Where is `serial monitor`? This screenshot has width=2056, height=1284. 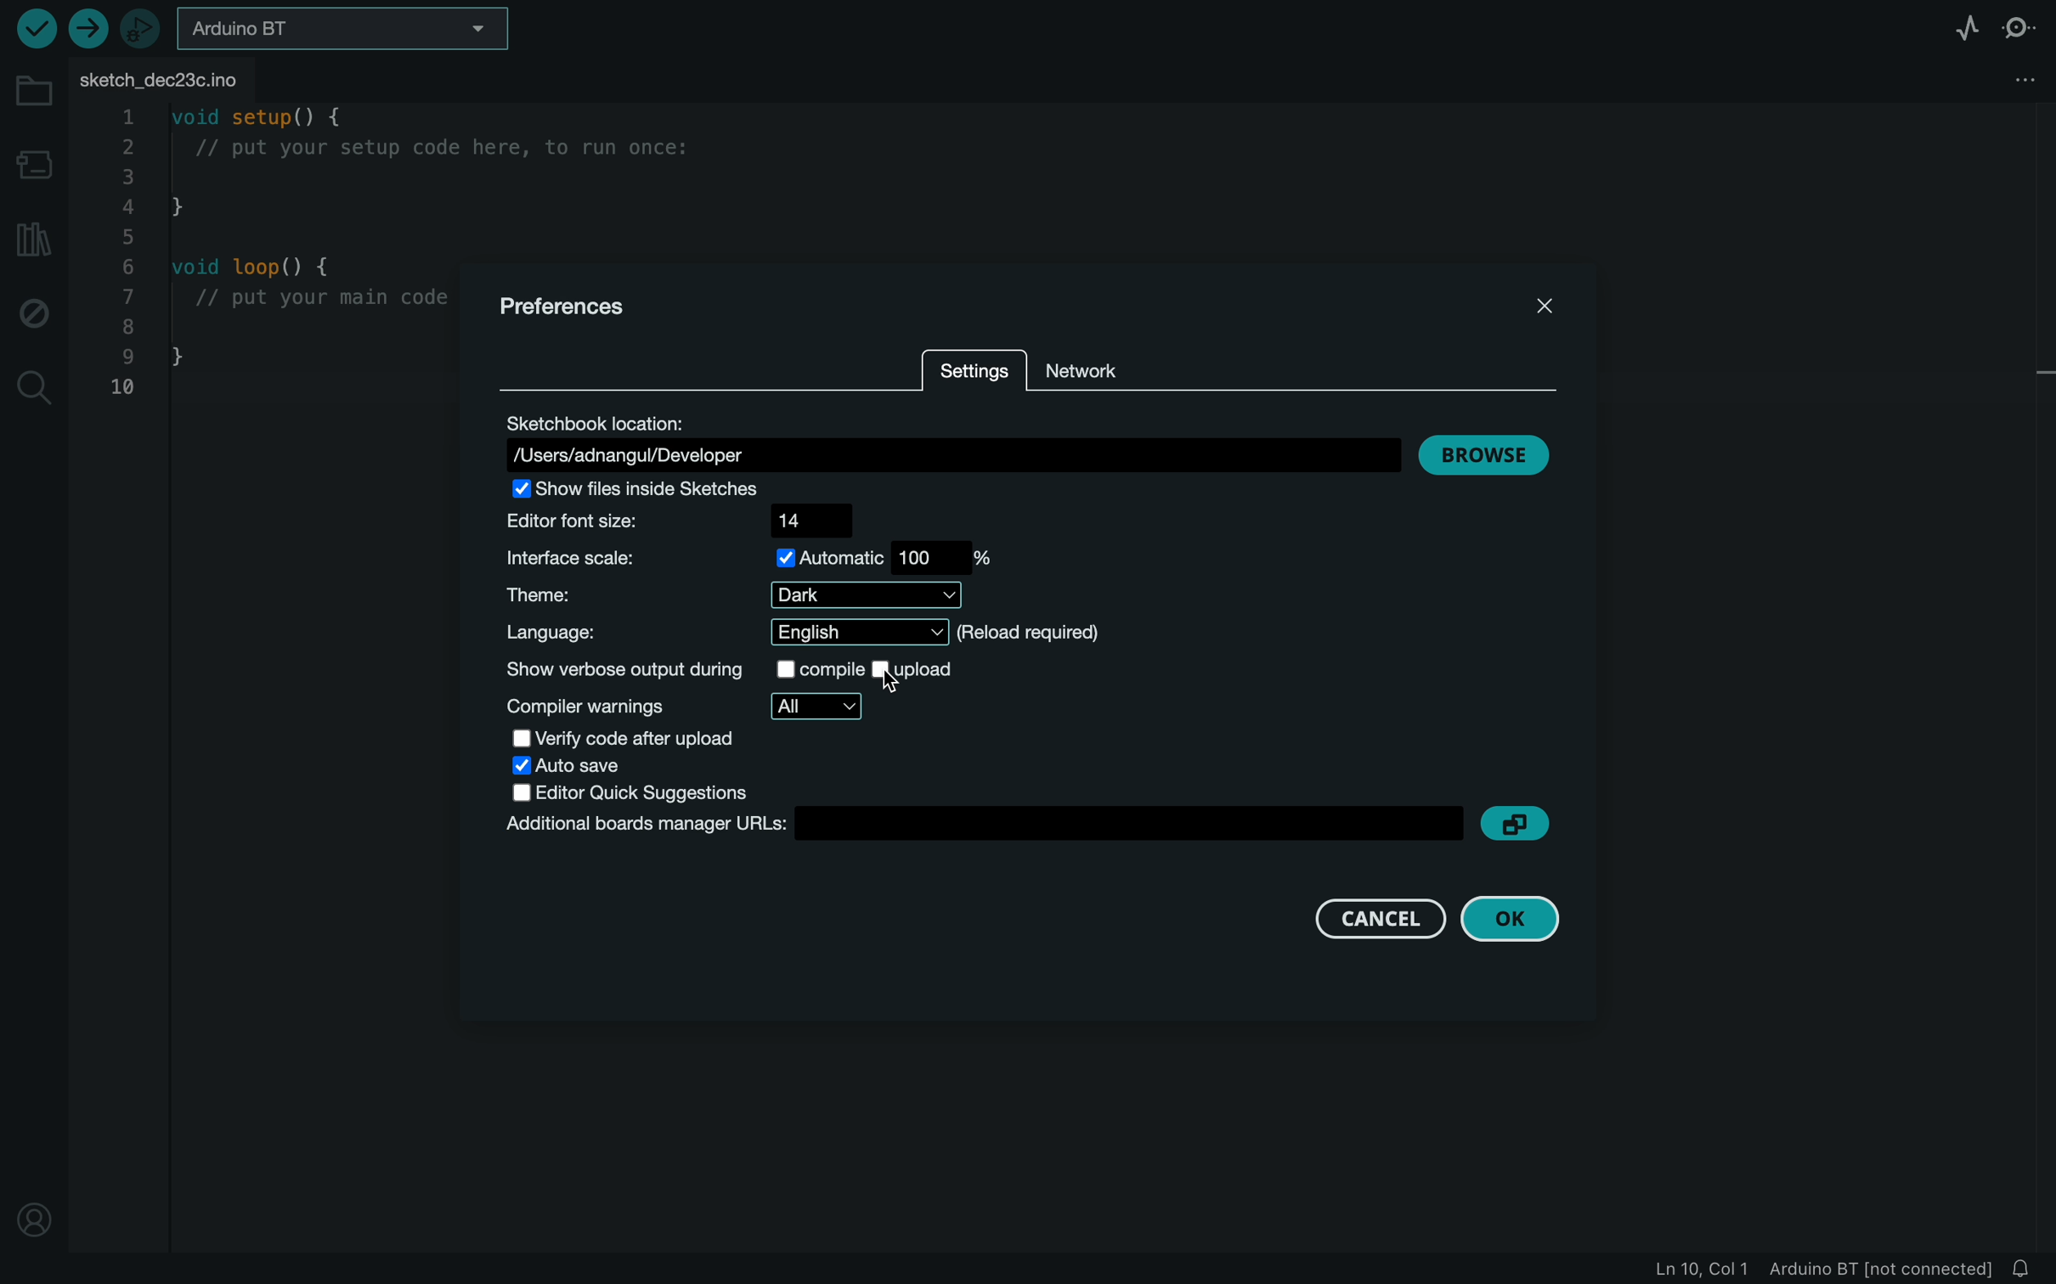 serial monitor is located at coordinates (2023, 25).